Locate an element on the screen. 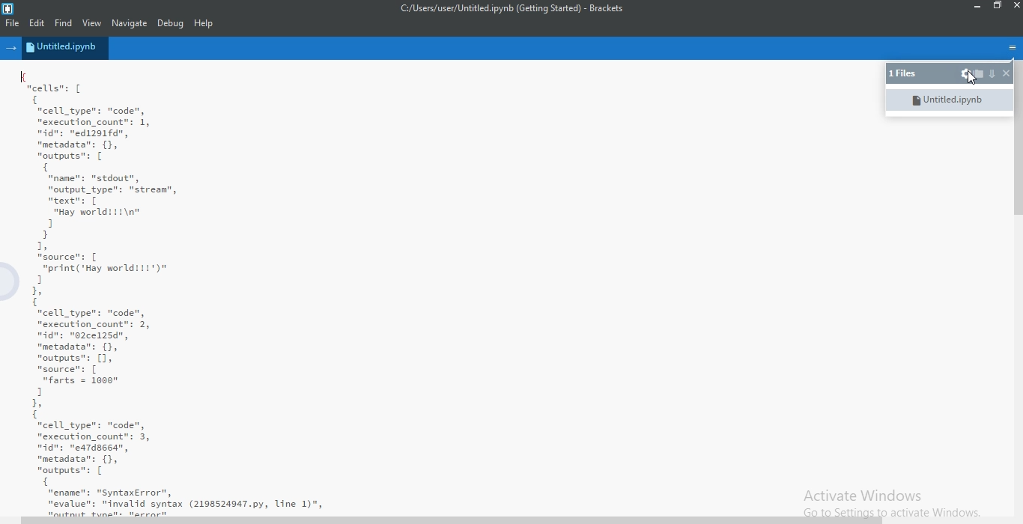 The image size is (1023, 524). restore is located at coordinates (997, 7).